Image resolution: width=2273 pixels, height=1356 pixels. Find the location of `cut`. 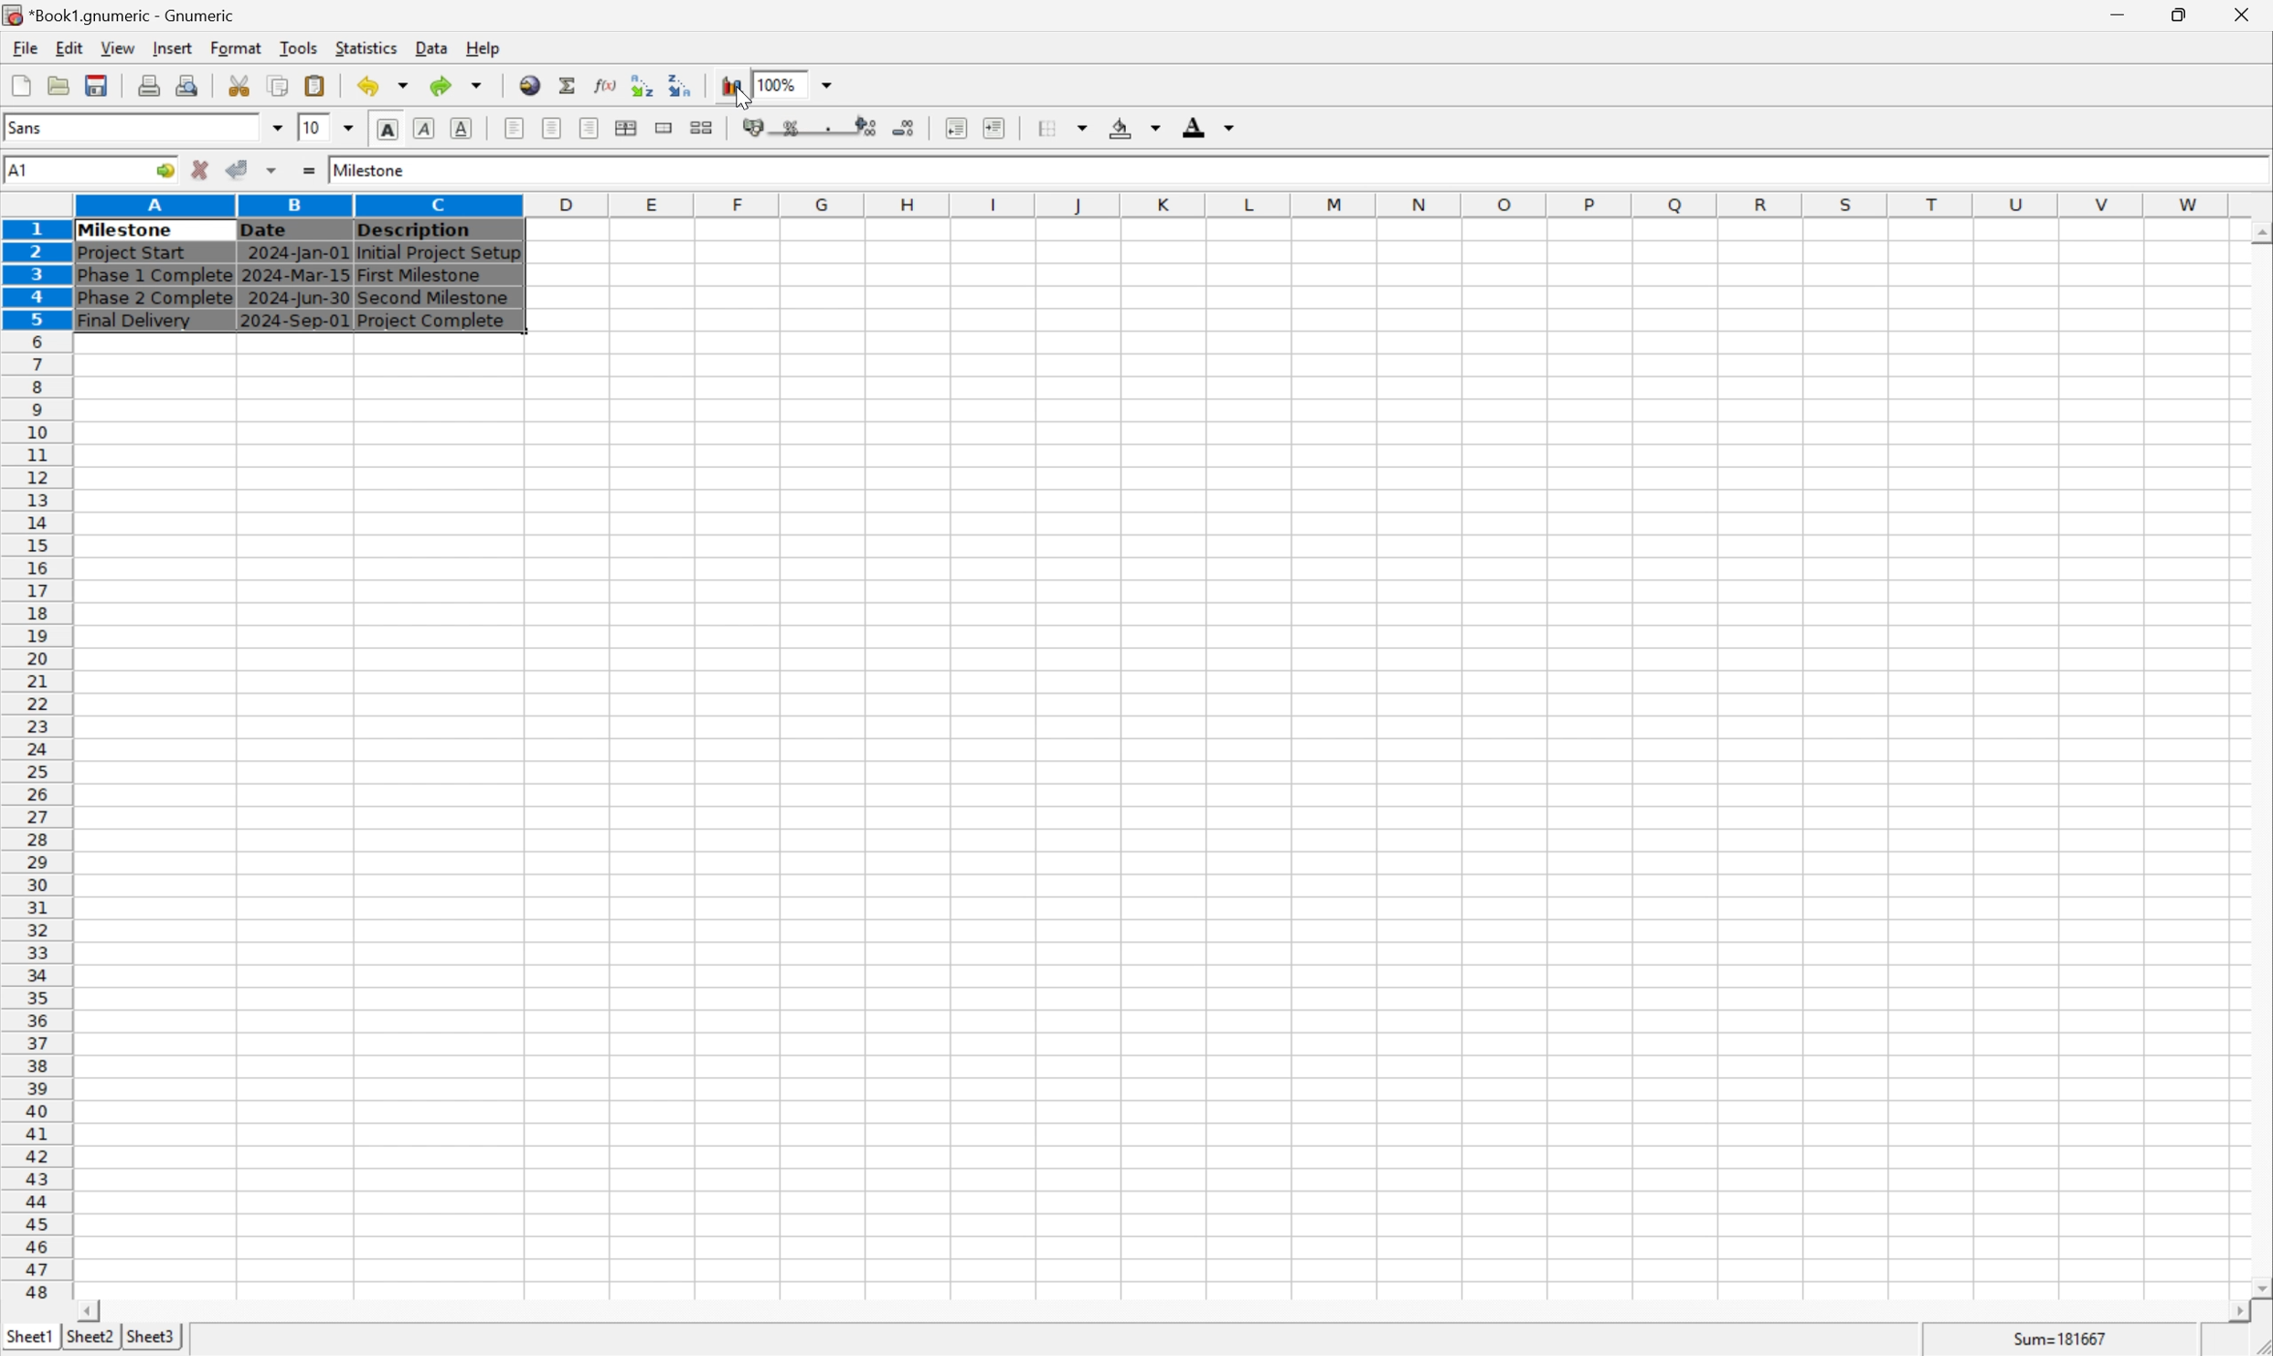

cut is located at coordinates (240, 85).